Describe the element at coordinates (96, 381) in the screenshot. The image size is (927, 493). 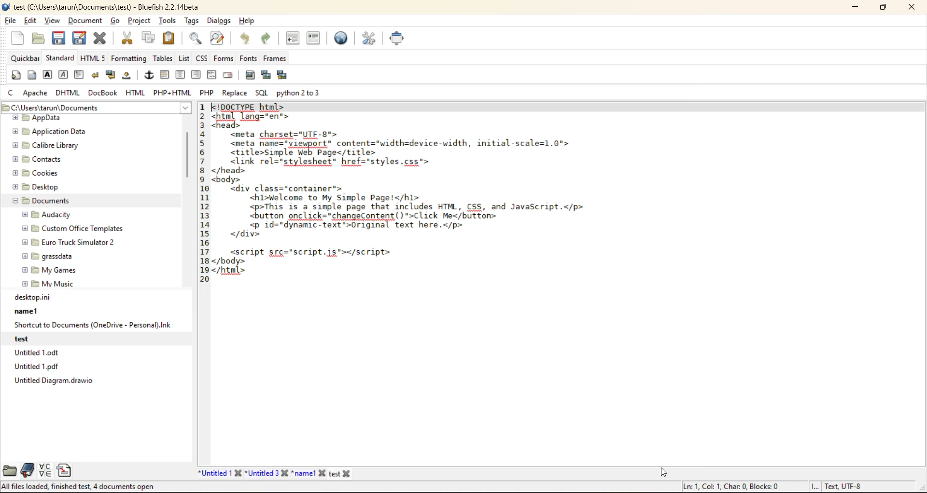
I see `untitle diagram.drawio` at that location.